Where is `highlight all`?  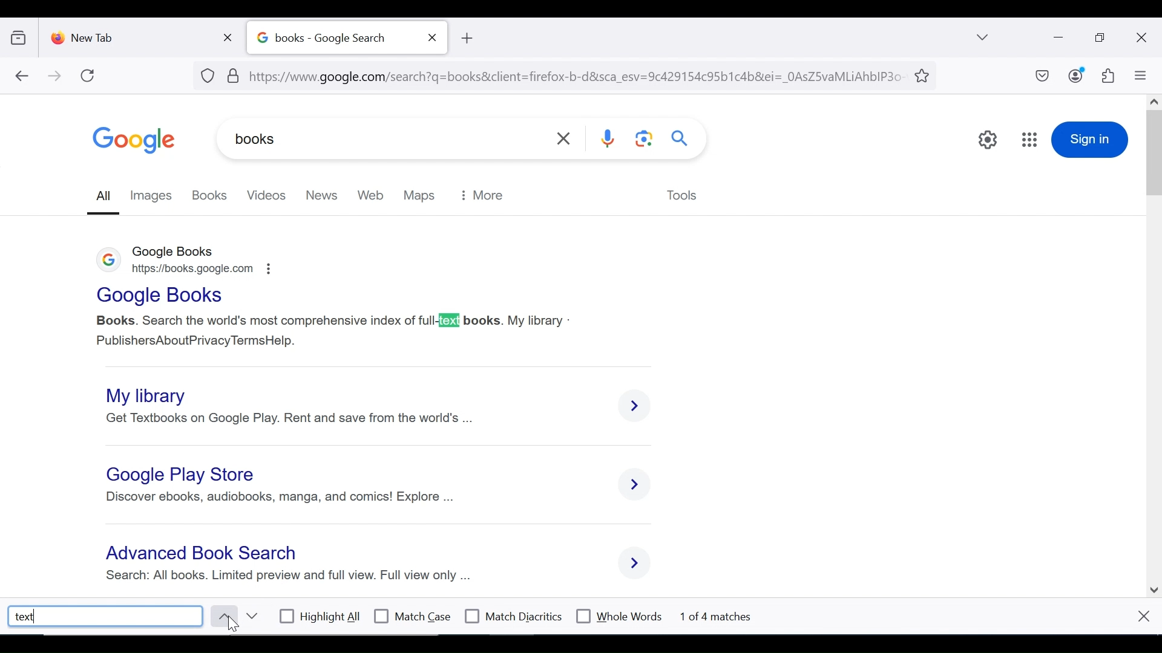 highlight all is located at coordinates (321, 618).